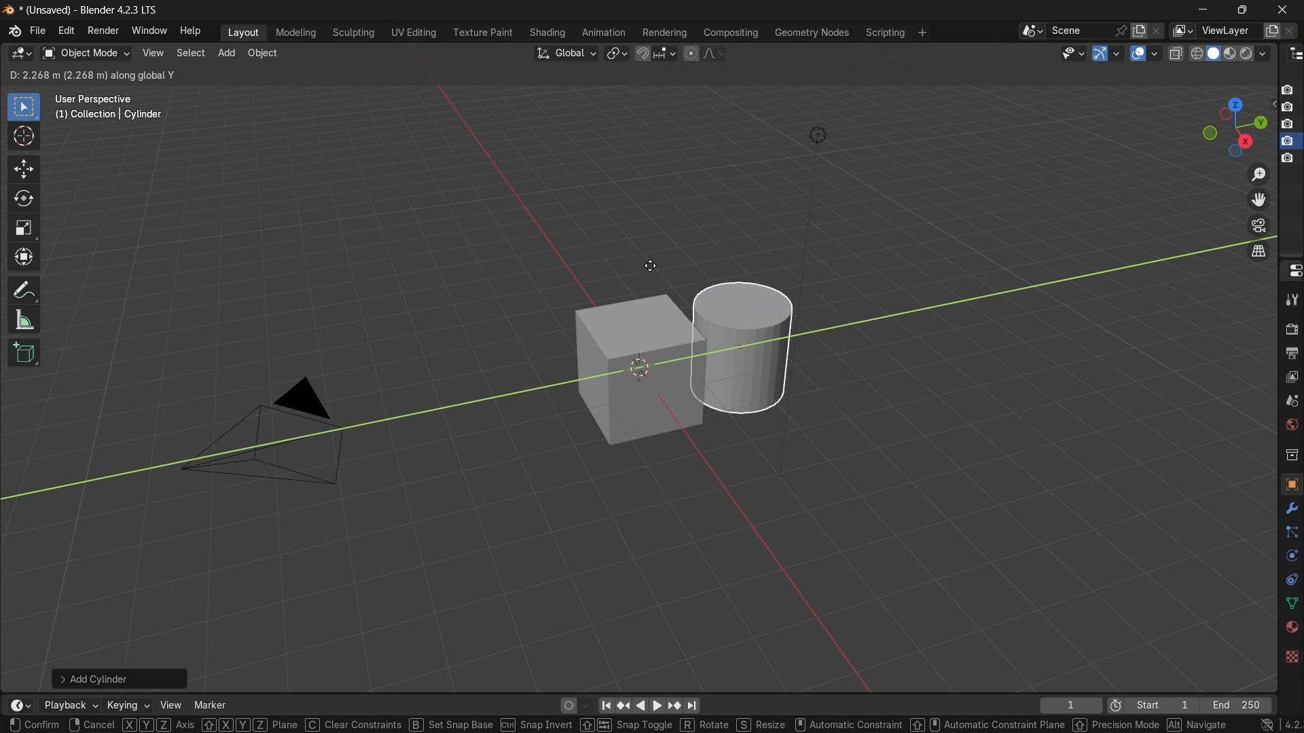  What do you see at coordinates (1072, 53) in the screenshot?
I see `selectability and visibility` at bounding box center [1072, 53].